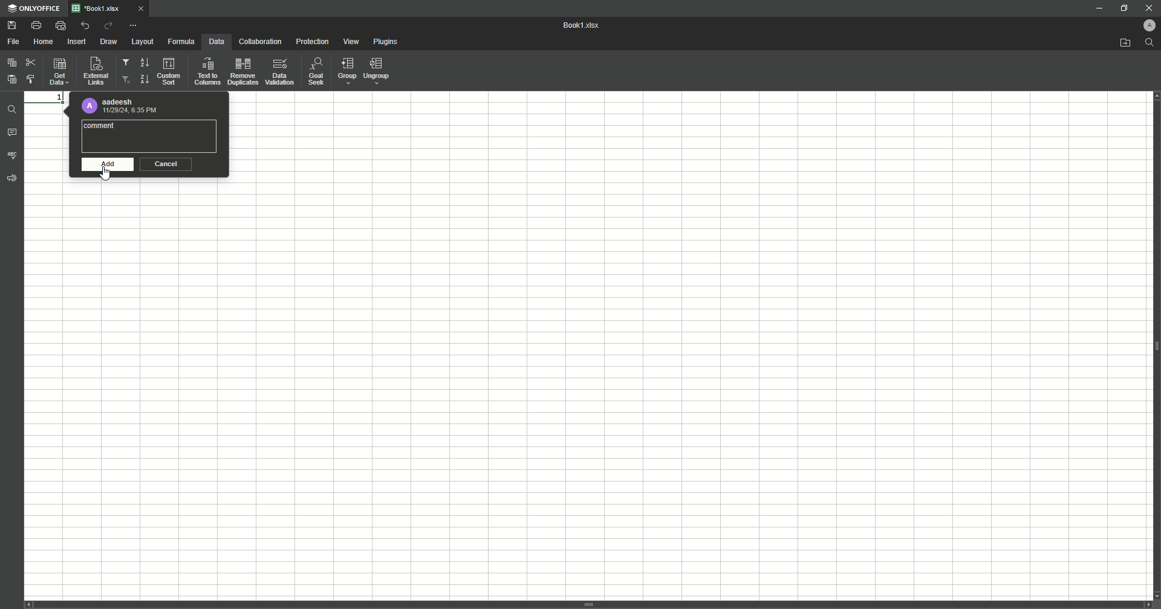  I want to click on Plugins, so click(387, 42).